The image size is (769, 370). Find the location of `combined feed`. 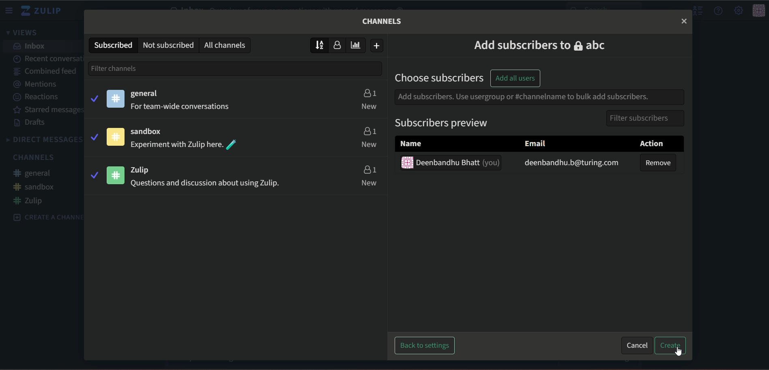

combined feed is located at coordinates (45, 72).